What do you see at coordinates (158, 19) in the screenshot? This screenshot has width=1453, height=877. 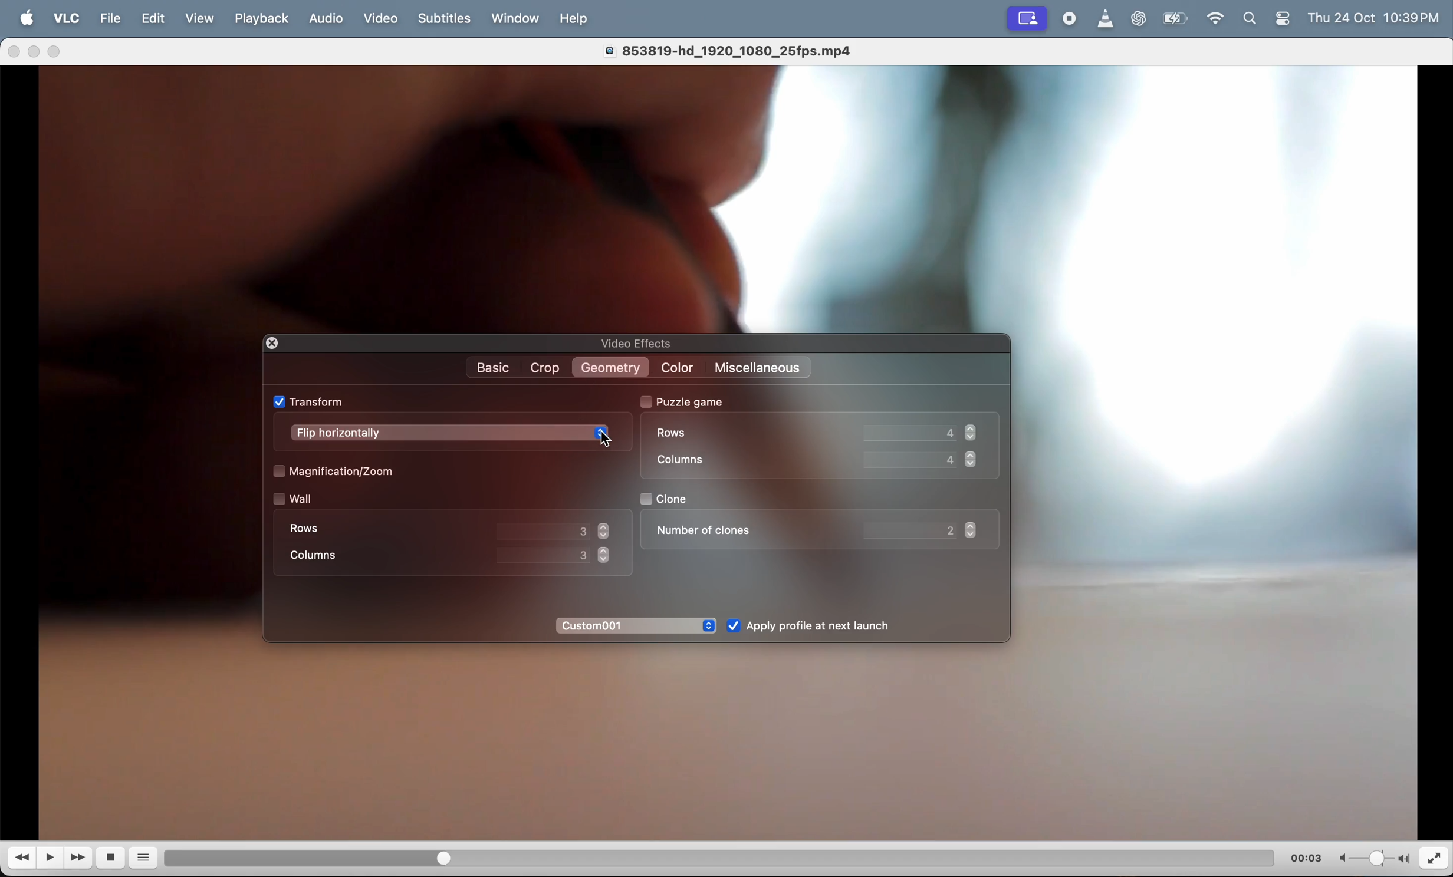 I see `edit` at bounding box center [158, 19].